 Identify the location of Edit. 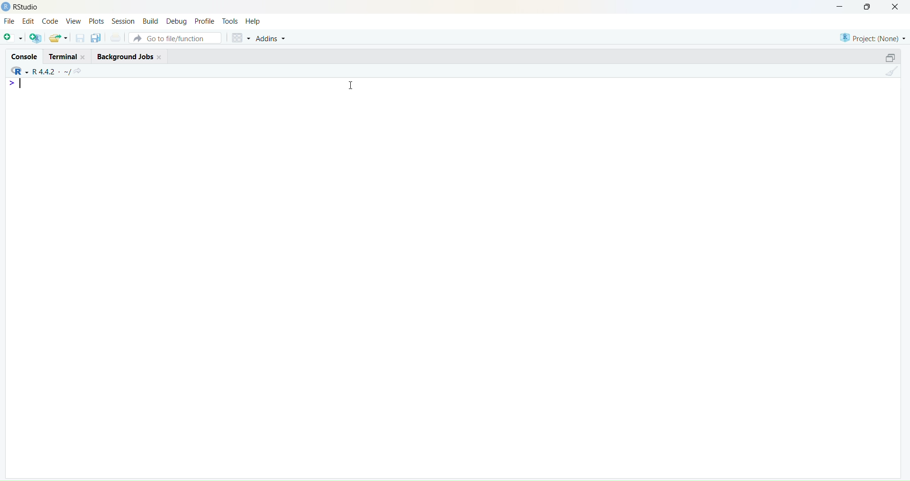
(28, 21).